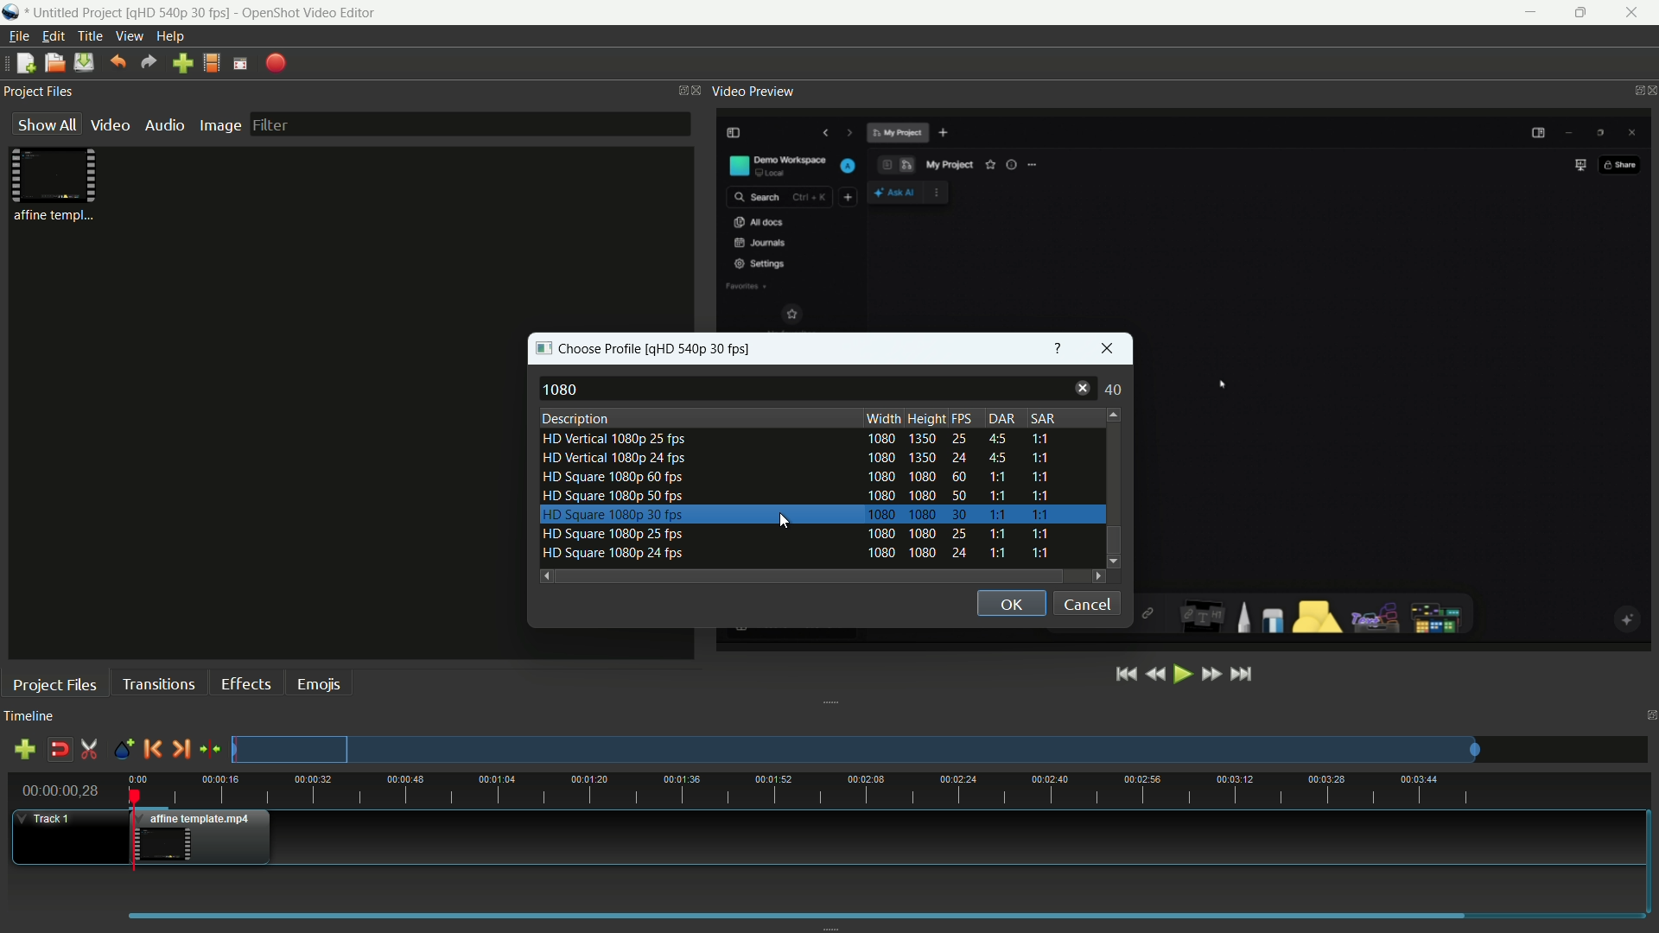  What do you see at coordinates (1530, 13) in the screenshot?
I see `minimize` at bounding box center [1530, 13].